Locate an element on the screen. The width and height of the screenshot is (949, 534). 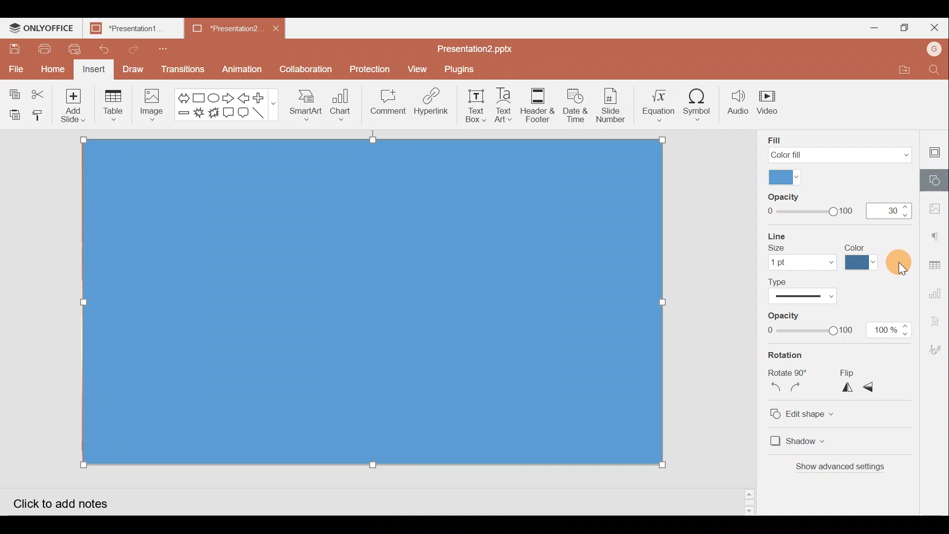
Paste is located at coordinates (14, 113).